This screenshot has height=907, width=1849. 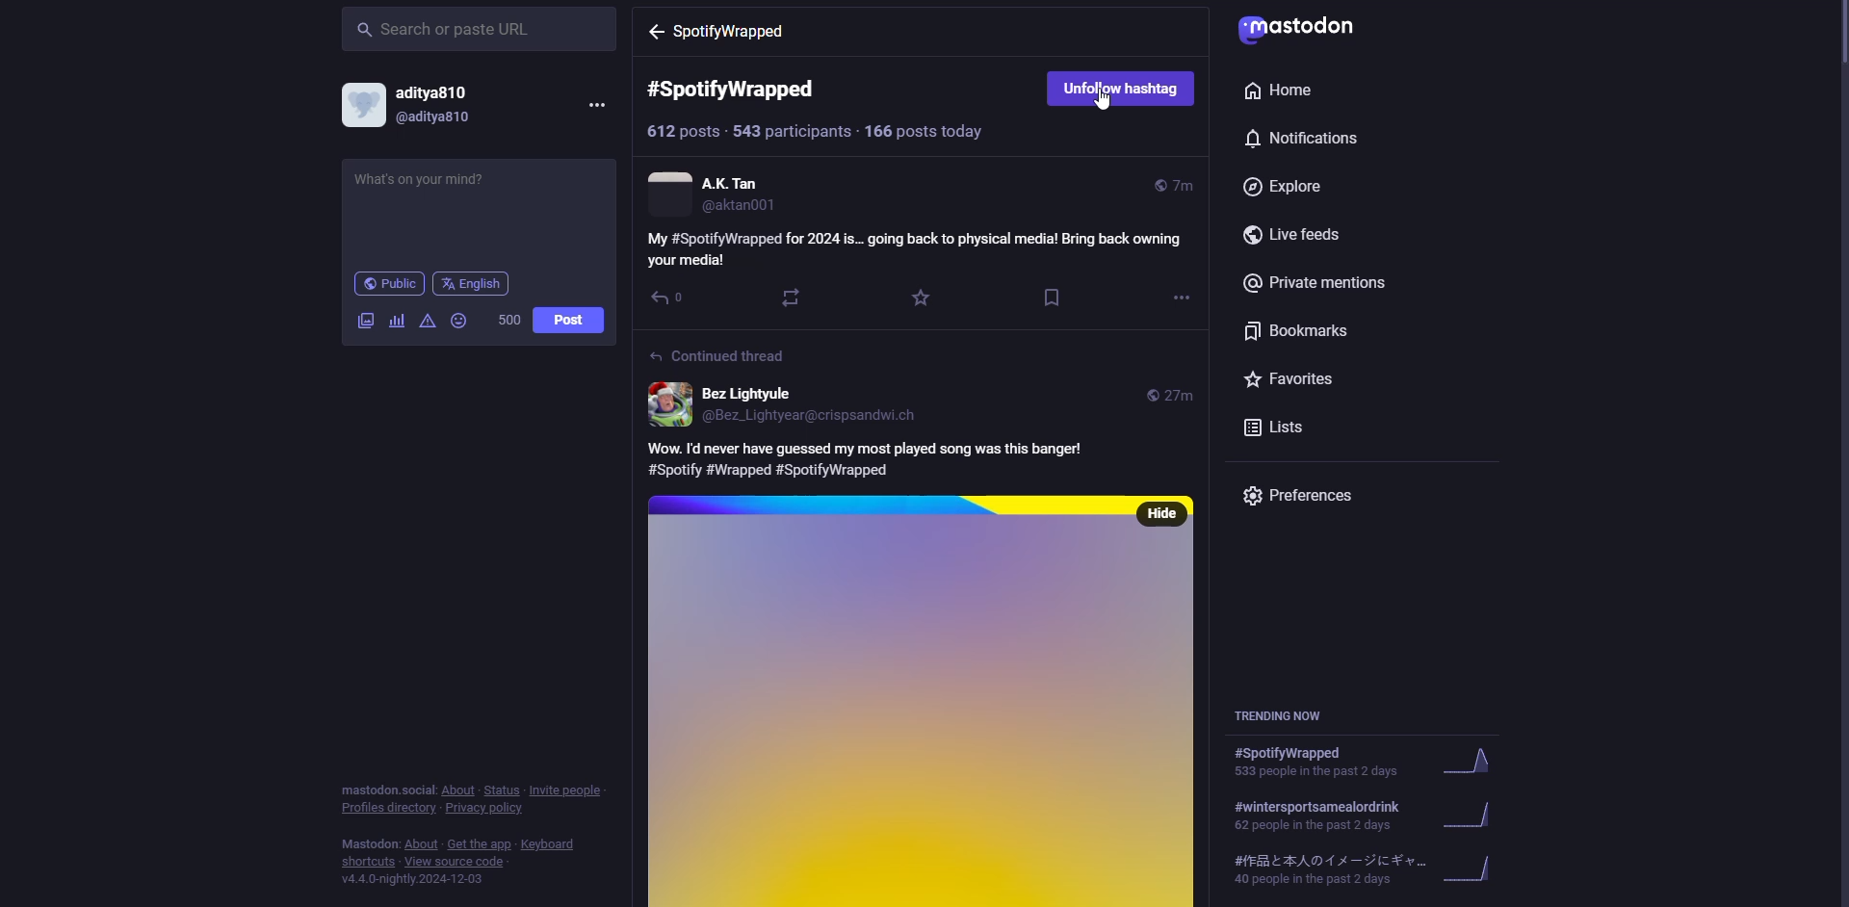 What do you see at coordinates (682, 132) in the screenshot?
I see `posts` at bounding box center [682, 132].